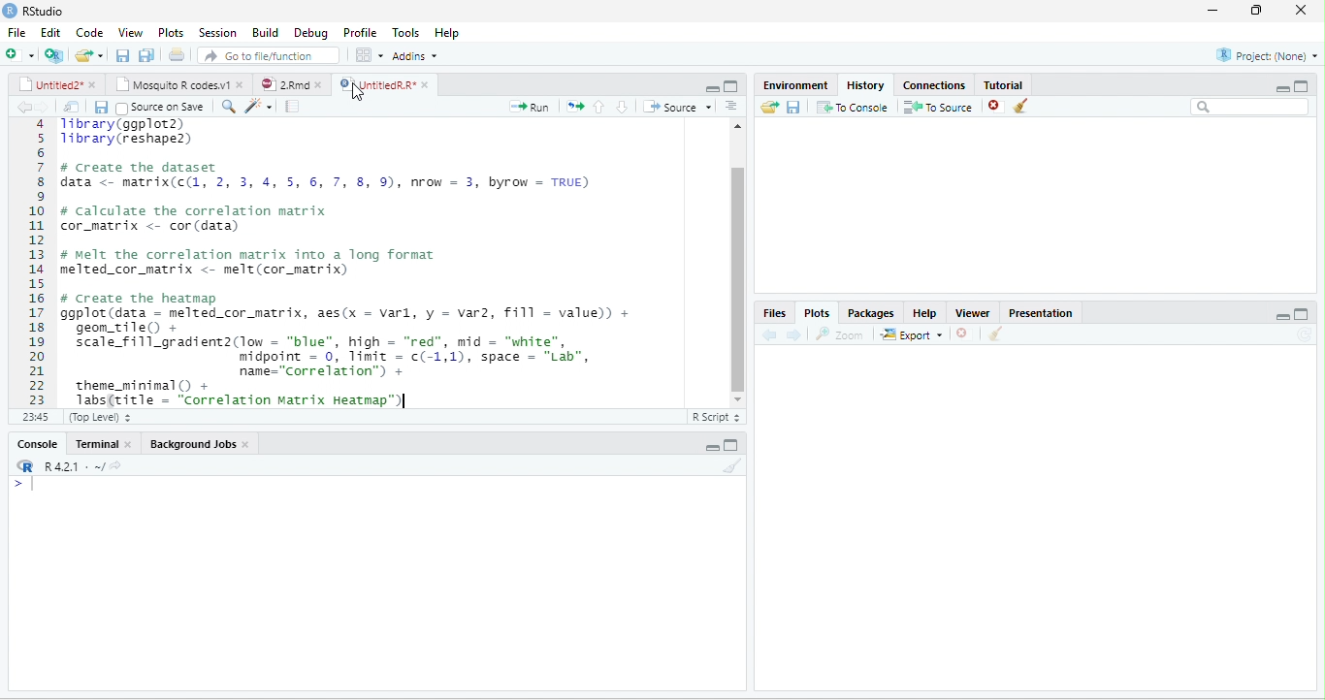 This screenshot has width=1325, height=700. What do you see at coordinates (997, 335) in the screenshot?
I see `CLEAN` at bounding box center [997, 335].